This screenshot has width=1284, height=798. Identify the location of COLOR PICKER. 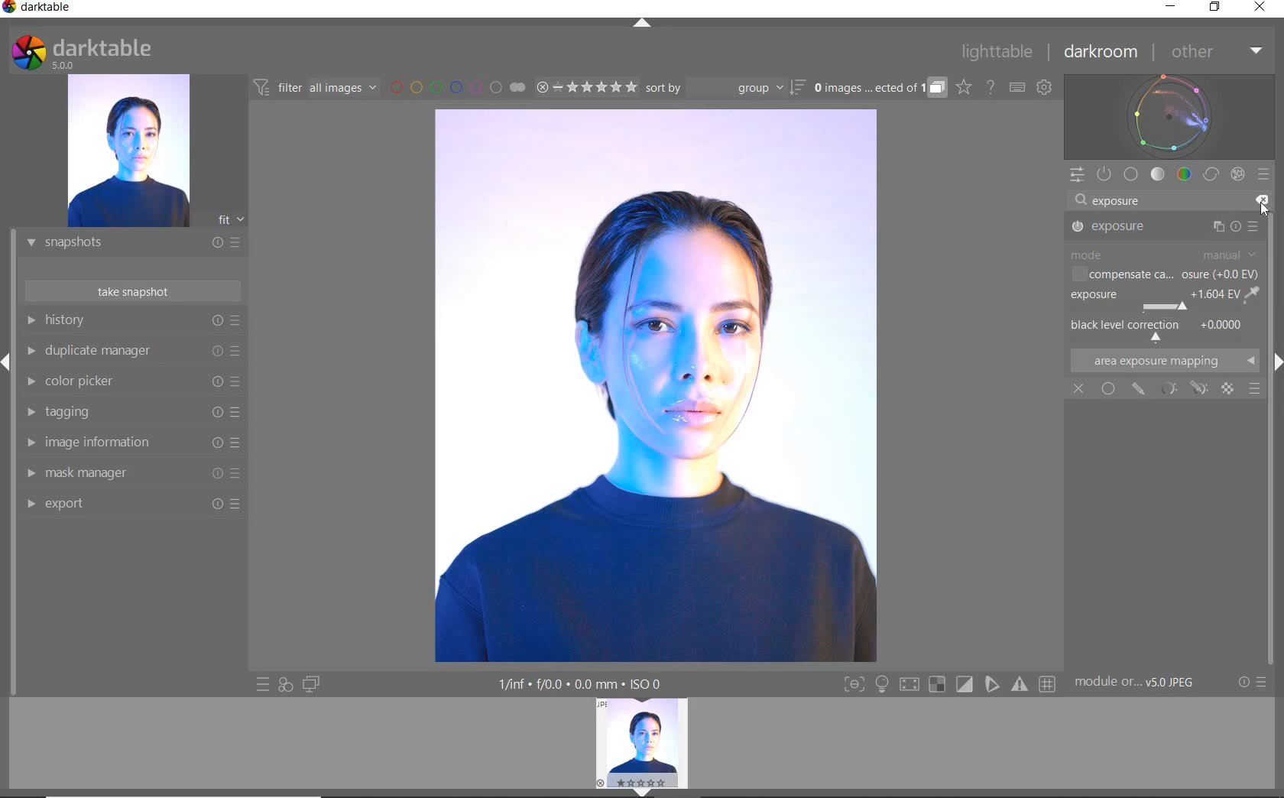
(130, 382).